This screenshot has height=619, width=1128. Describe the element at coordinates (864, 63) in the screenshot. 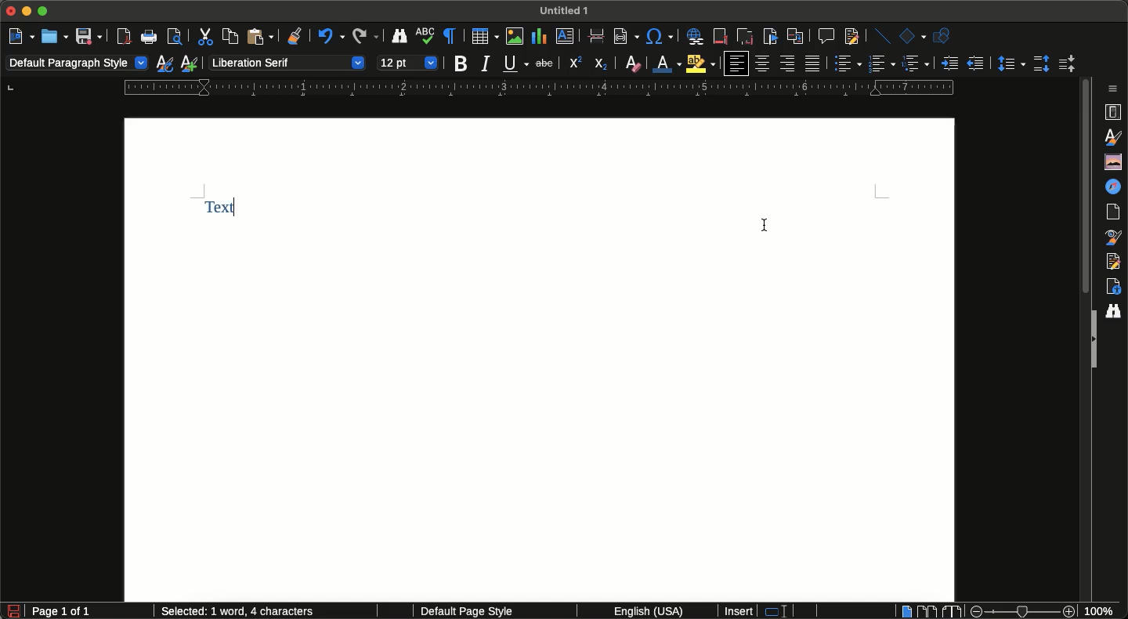

I see `Toggle ordered list` at that location.